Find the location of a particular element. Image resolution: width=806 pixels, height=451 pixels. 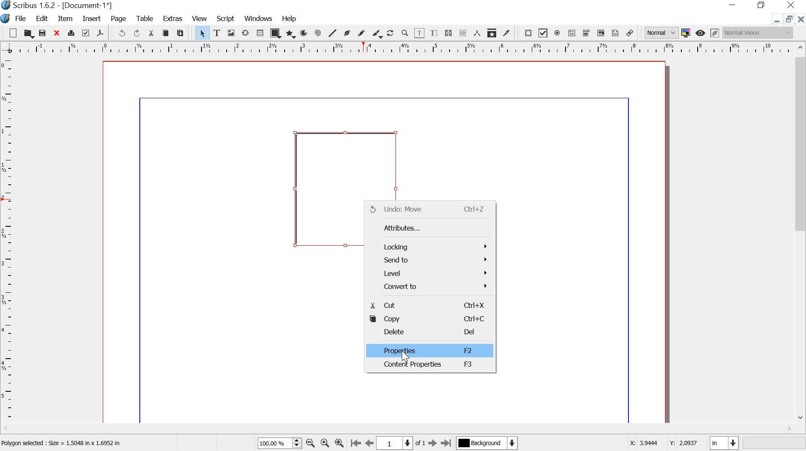

properties f2 is located at coordinates (432, 350).